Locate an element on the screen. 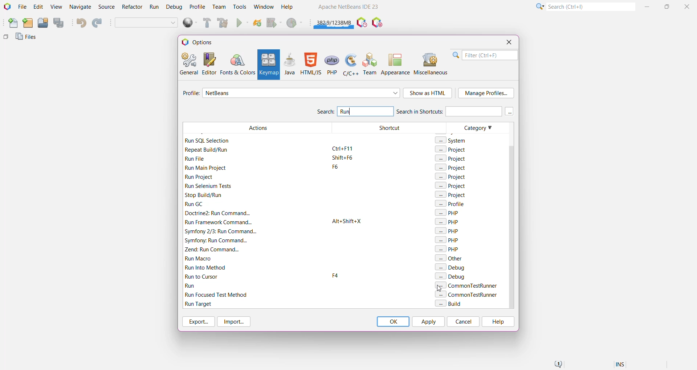 Image resolution: width=697 pixels, height=370 pixels. Help is located at coordinates (497, 322).